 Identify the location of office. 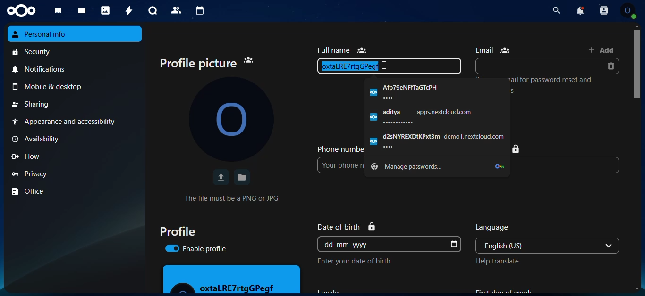
(76, 191).